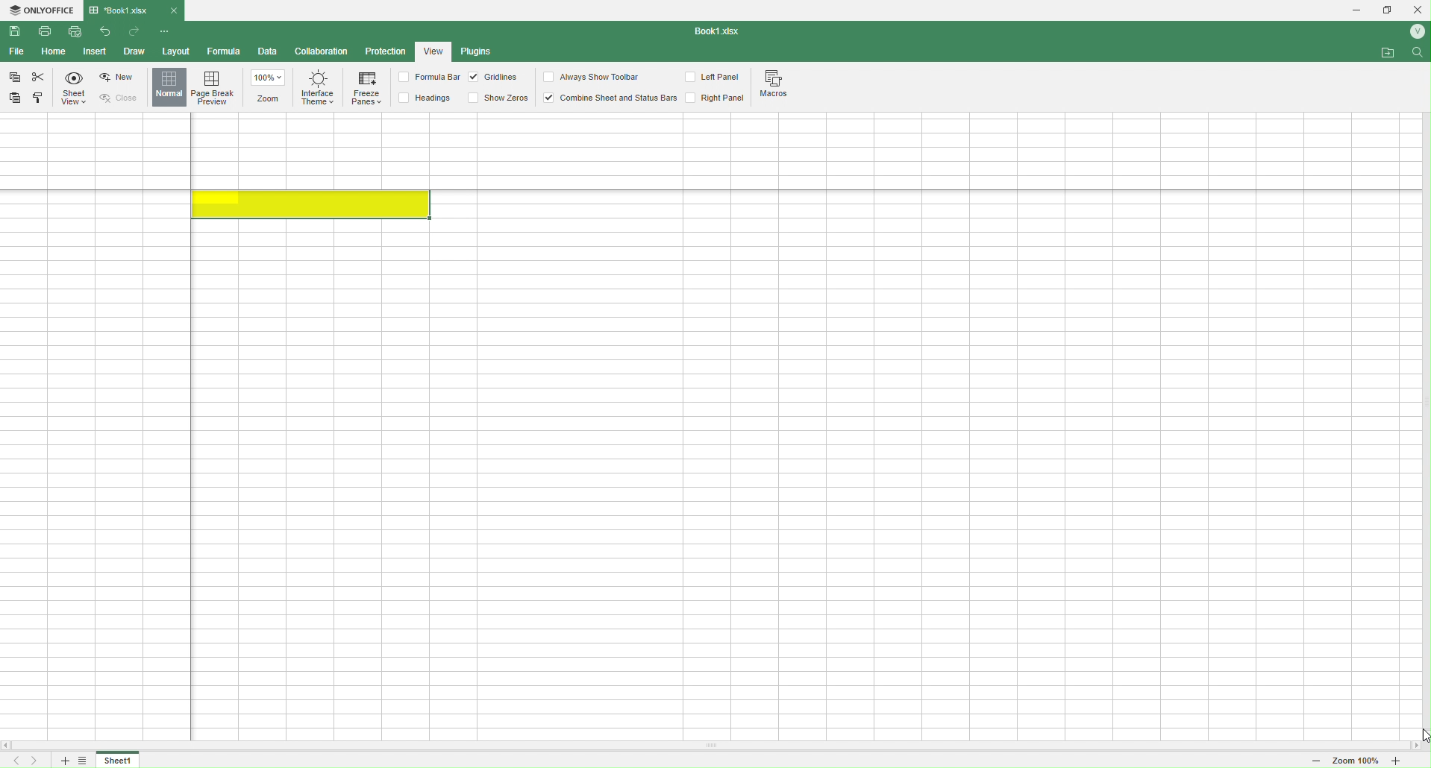 The image size is (1431, 768). What do you see at coordinates (433, 50) in the screenshot?
I see `View` at bounding box center [433, 50].